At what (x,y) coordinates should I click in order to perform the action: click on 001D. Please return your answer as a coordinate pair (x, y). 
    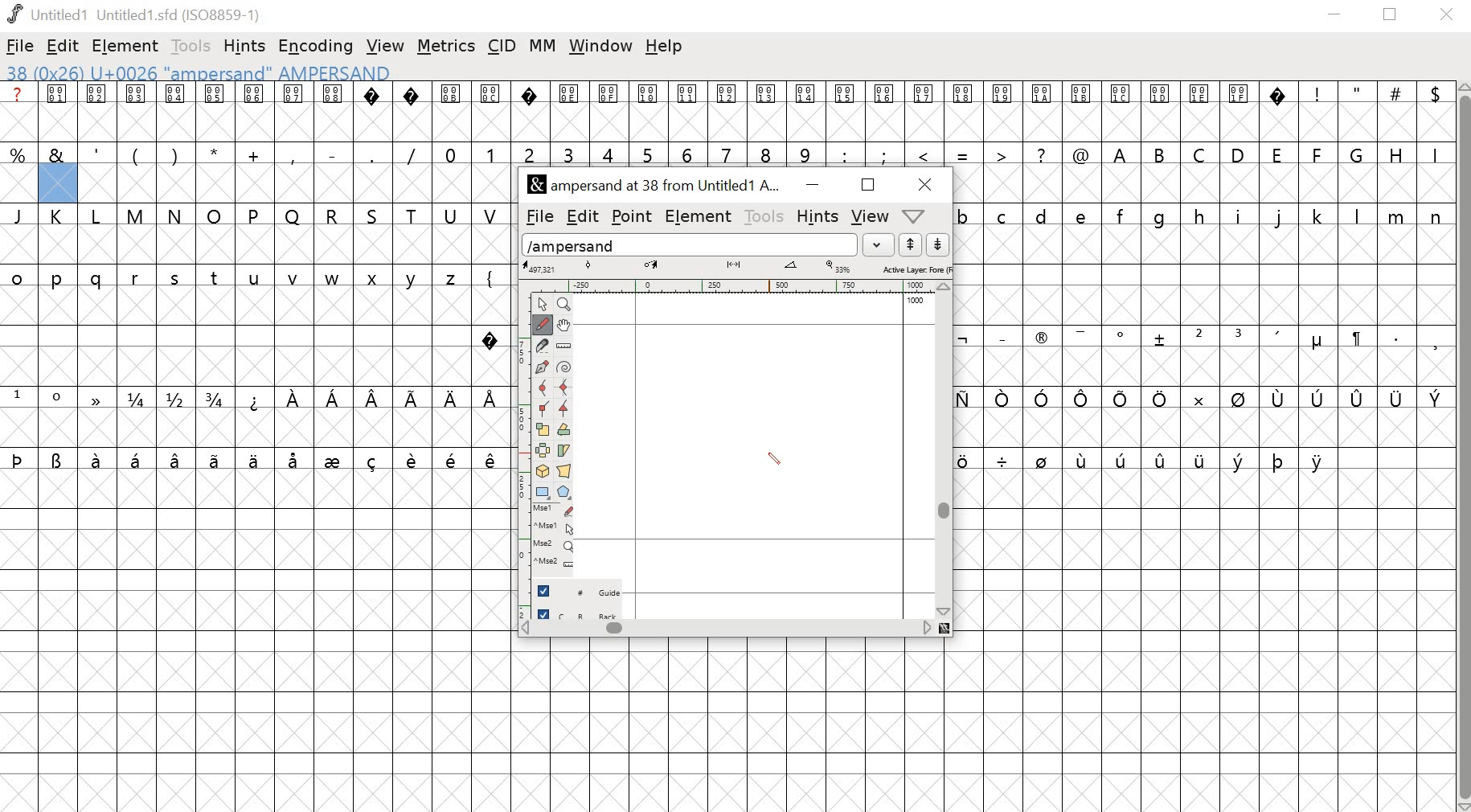
    Looking at the image, I should click on (1161, 112).